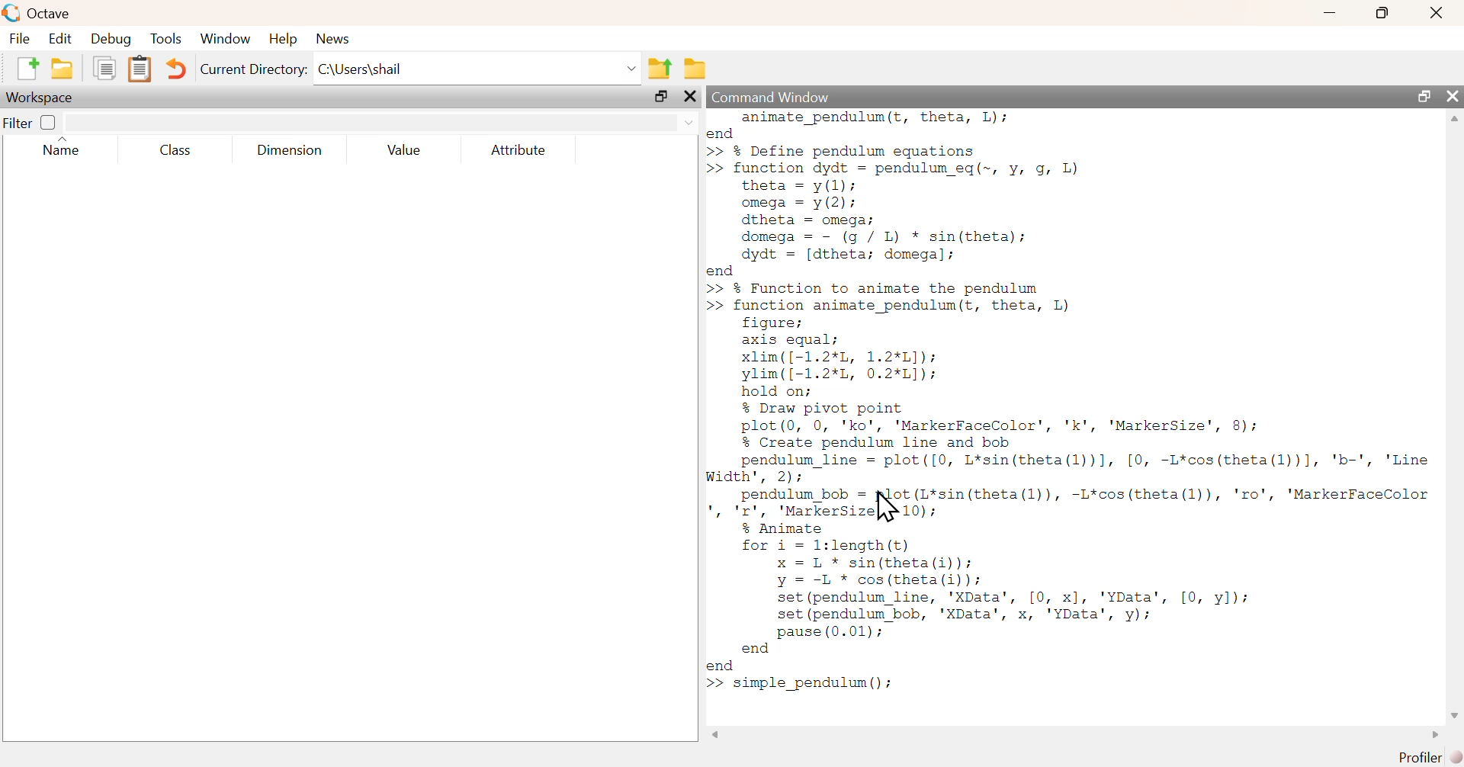 This screenshot has width=1464, height=767. I want to click on one directory up, so click(661, 67).